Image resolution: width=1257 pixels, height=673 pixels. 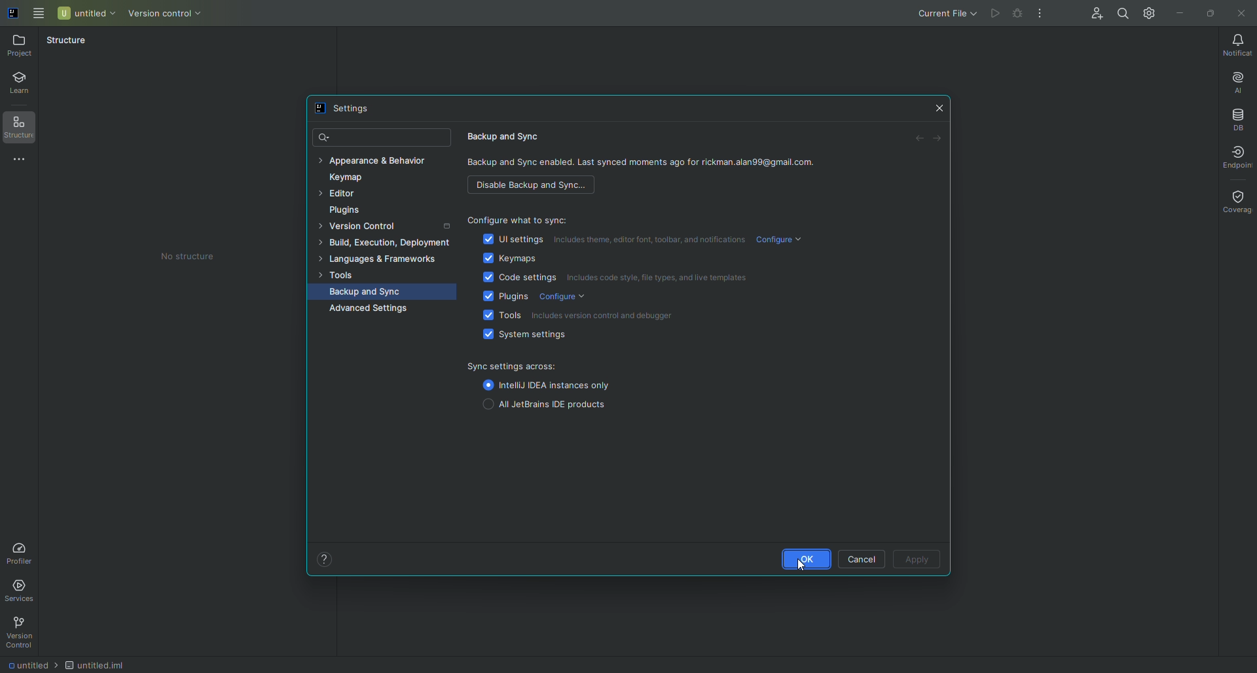 What do you see at coordinates (39, 12) in the screenshot?
I see `Main Menu` at bounding box center [39, 12].